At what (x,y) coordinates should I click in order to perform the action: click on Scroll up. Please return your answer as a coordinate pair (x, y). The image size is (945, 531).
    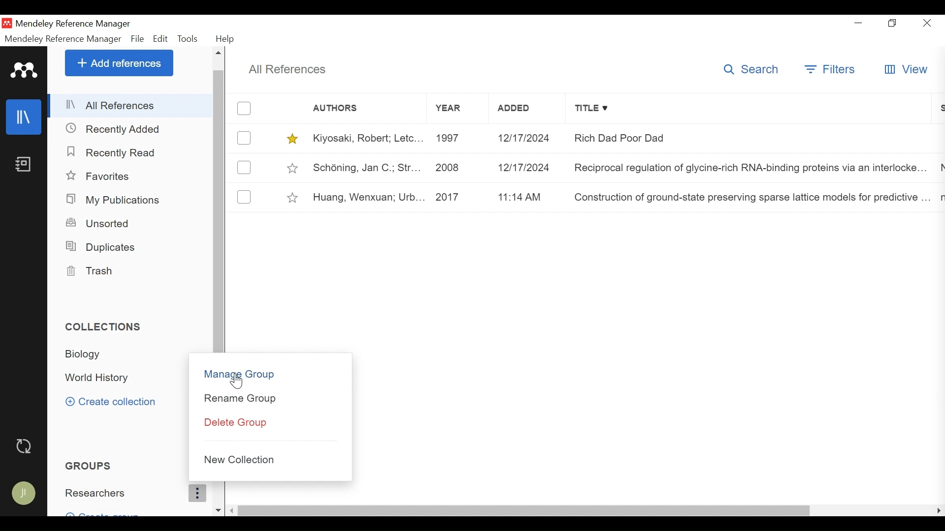
    Looking at the image, I should click on (220, 53).